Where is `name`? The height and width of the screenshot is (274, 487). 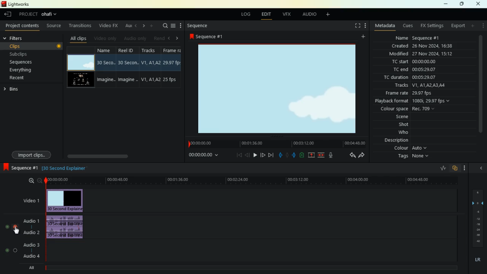
name is located at coordinates (106, 68).